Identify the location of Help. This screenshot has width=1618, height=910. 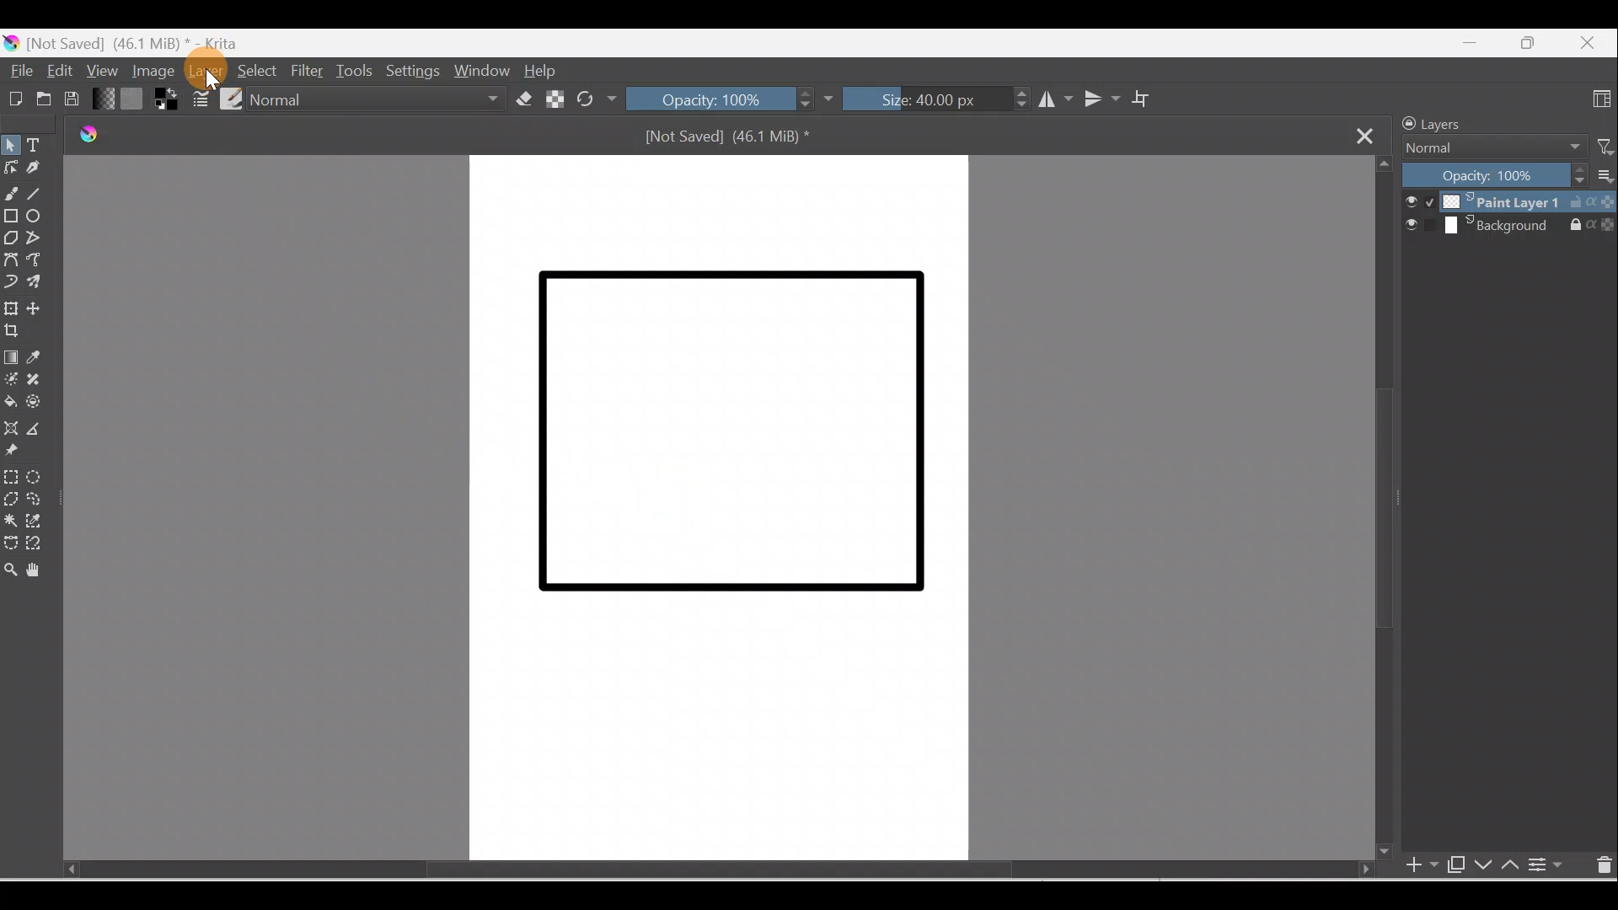
(544, 71).